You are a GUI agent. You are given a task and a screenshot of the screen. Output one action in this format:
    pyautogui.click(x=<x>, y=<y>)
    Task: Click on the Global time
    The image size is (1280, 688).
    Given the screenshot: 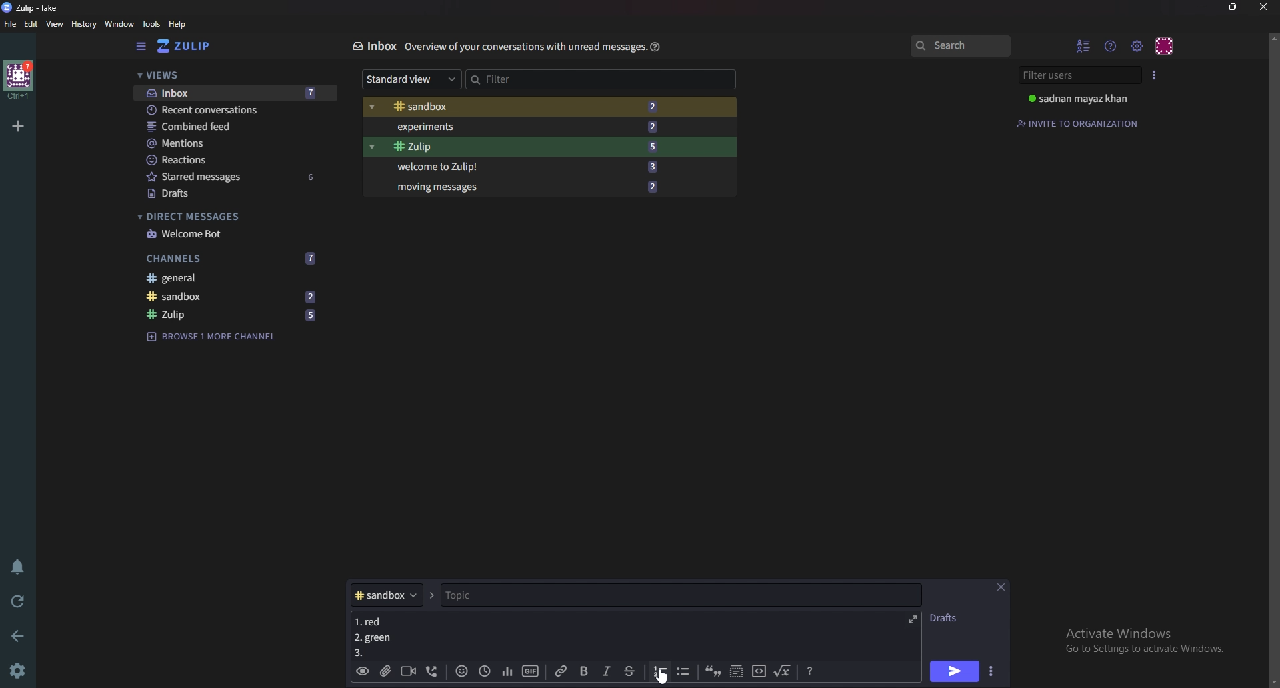 What is the action you would take?
    pyautogui.click(x=483, y=670)
    